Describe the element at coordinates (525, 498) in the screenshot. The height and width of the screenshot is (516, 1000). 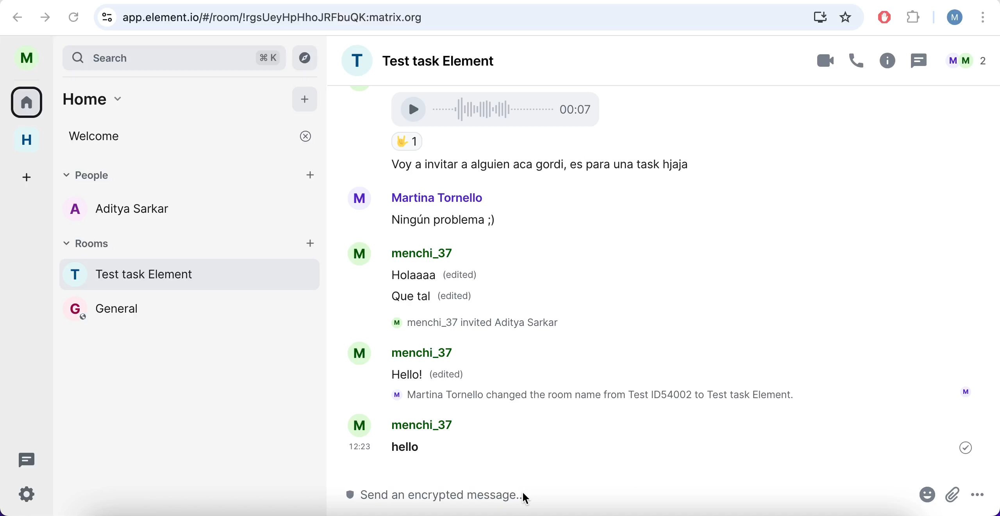
I see `Cursor` at that location.